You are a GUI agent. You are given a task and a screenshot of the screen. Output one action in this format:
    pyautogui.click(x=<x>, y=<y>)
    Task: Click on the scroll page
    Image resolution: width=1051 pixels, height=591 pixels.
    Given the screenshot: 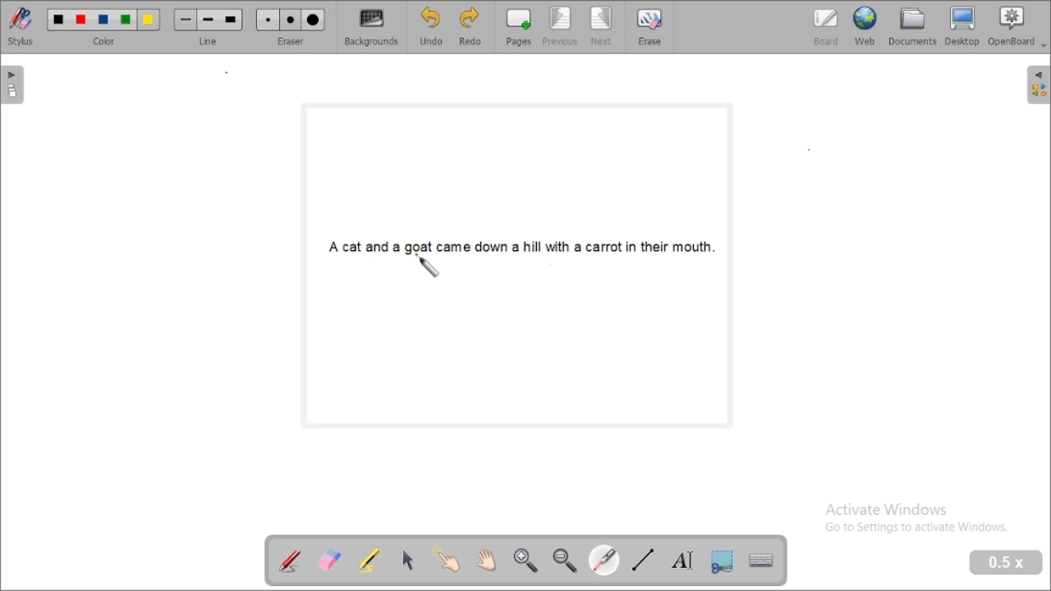 What is the action you would take?
    pyautogui.click(x=487, y=561)
    